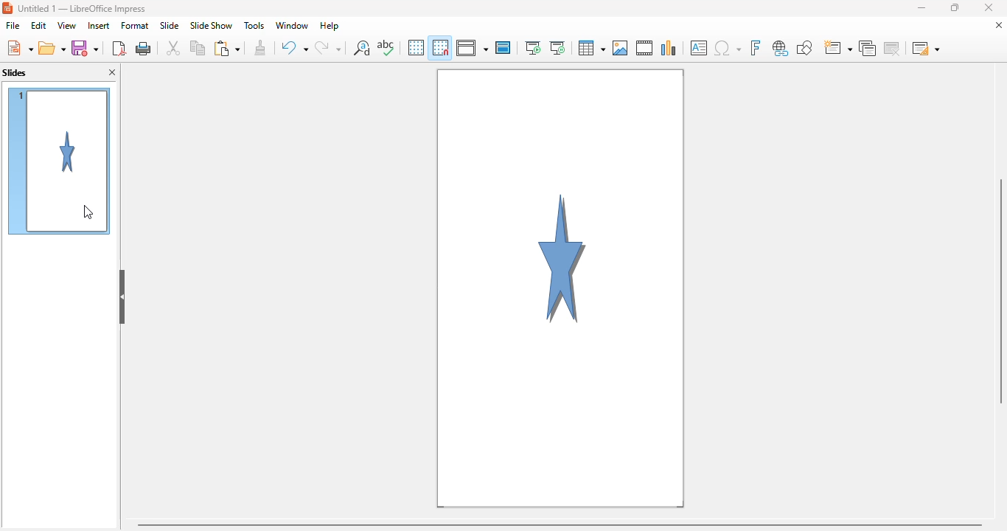  What do you see at coordinates (645, 48) in the screenshot?
I see `insert audio or video` at bounding box center [645, 48].